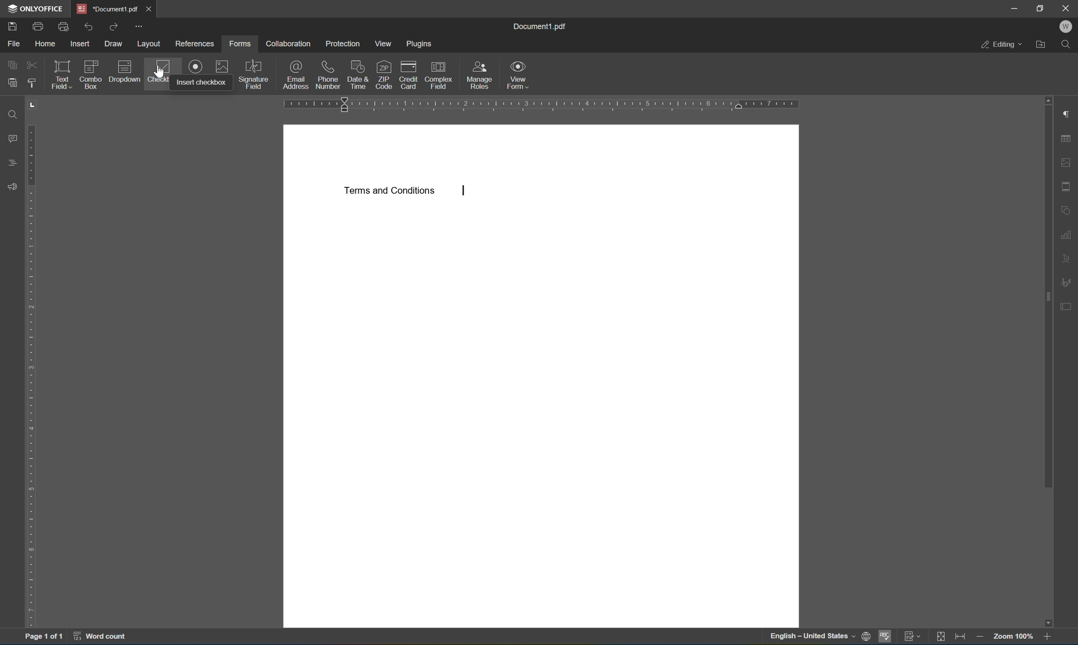 This screenshot has width=1078, height=645. What do you see at coordinates (1068, 163) in the screenshot?
I see `image settings` at bounding box center [1068, 163].